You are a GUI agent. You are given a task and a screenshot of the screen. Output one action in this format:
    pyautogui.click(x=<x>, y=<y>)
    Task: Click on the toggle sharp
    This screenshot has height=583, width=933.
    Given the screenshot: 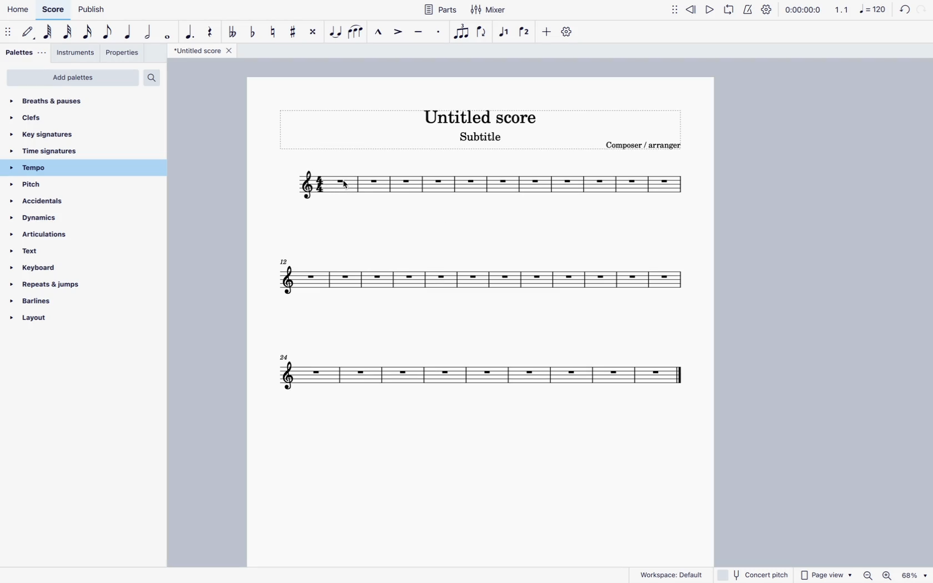 What is the action you would take?
    pyautogui.click(x=294, y=29)
    